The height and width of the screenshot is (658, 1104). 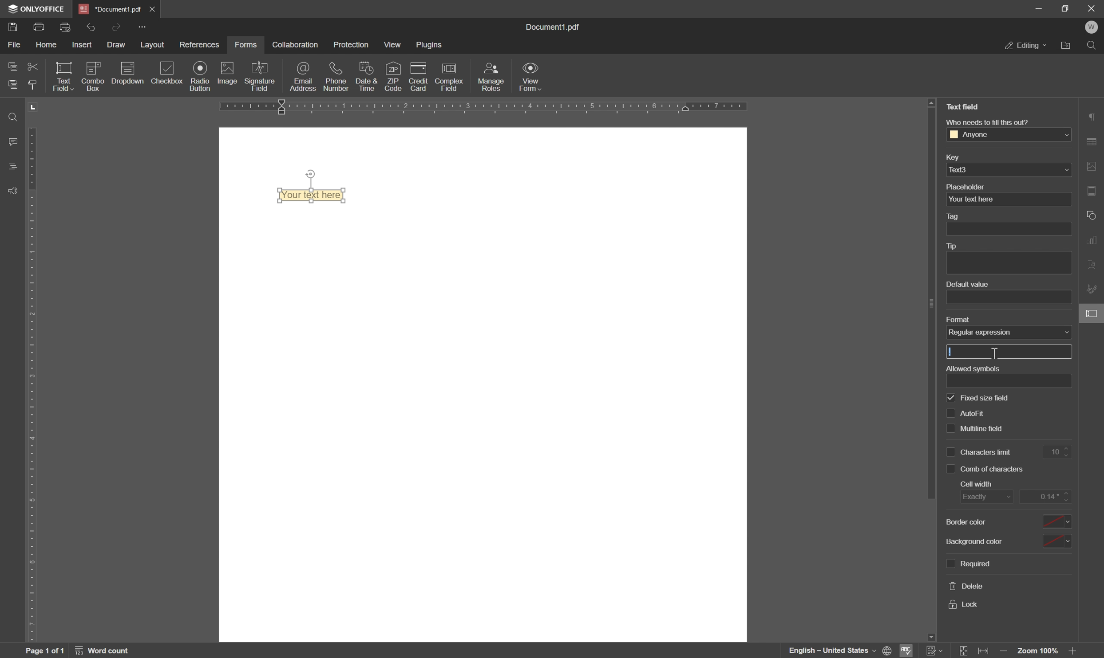 I want to click on ruler, so click(x=517, y=108).